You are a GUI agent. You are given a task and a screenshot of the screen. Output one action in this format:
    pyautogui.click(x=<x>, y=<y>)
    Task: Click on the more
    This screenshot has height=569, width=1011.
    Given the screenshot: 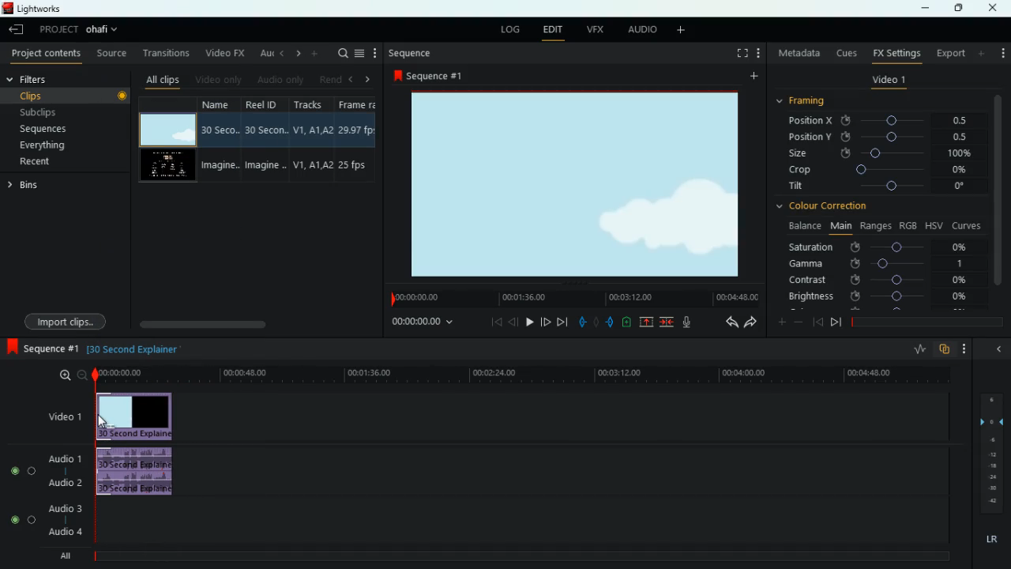 What is the action you would take?
    pyautogui.click(x=780, y=322)
    